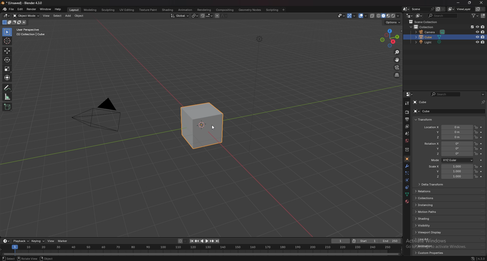 Image resolution: width=487 pixels, height=261 pixels. What do you see at coordinates (342, 16) in the screenshot?
I see `selectibility and visibility` at bounding box center [342, 16].